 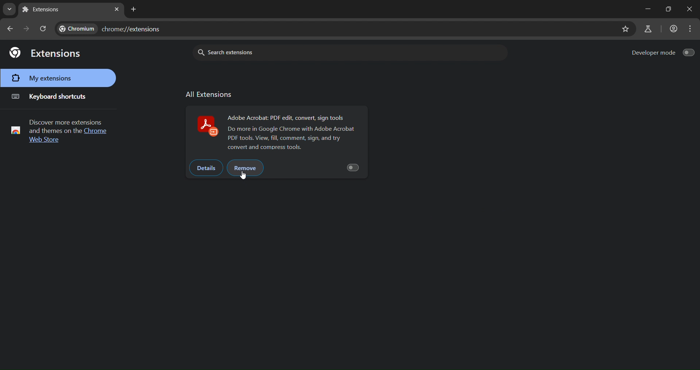 I want to click on keyboard shortcuts, so click(x=59, y=97).